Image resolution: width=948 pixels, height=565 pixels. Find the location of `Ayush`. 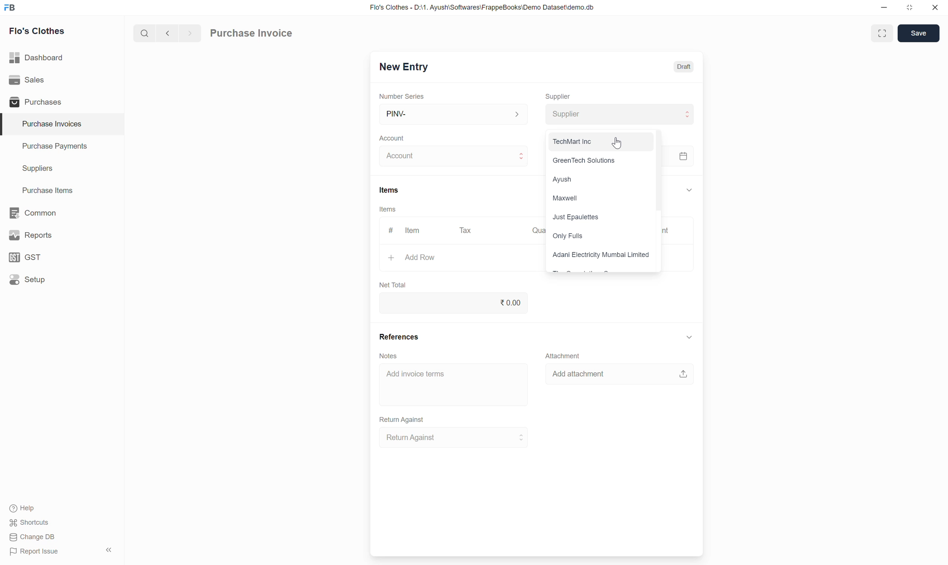

Ayush is located at coordinates (601, 180).